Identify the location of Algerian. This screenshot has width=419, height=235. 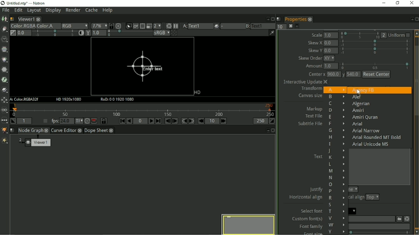
(361, 104).